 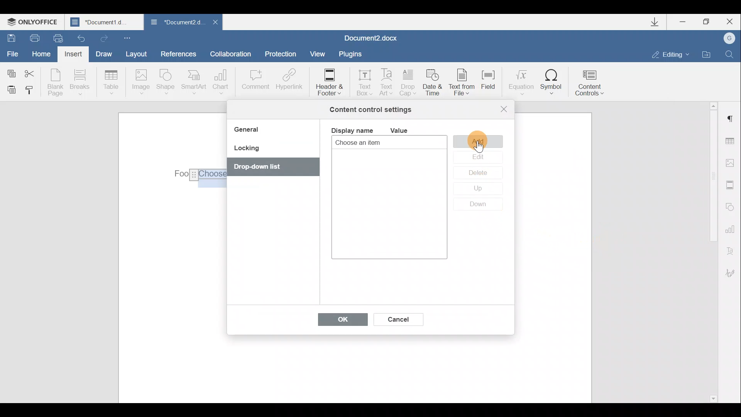 I want to click on Cut, so click(x=34, y=72).